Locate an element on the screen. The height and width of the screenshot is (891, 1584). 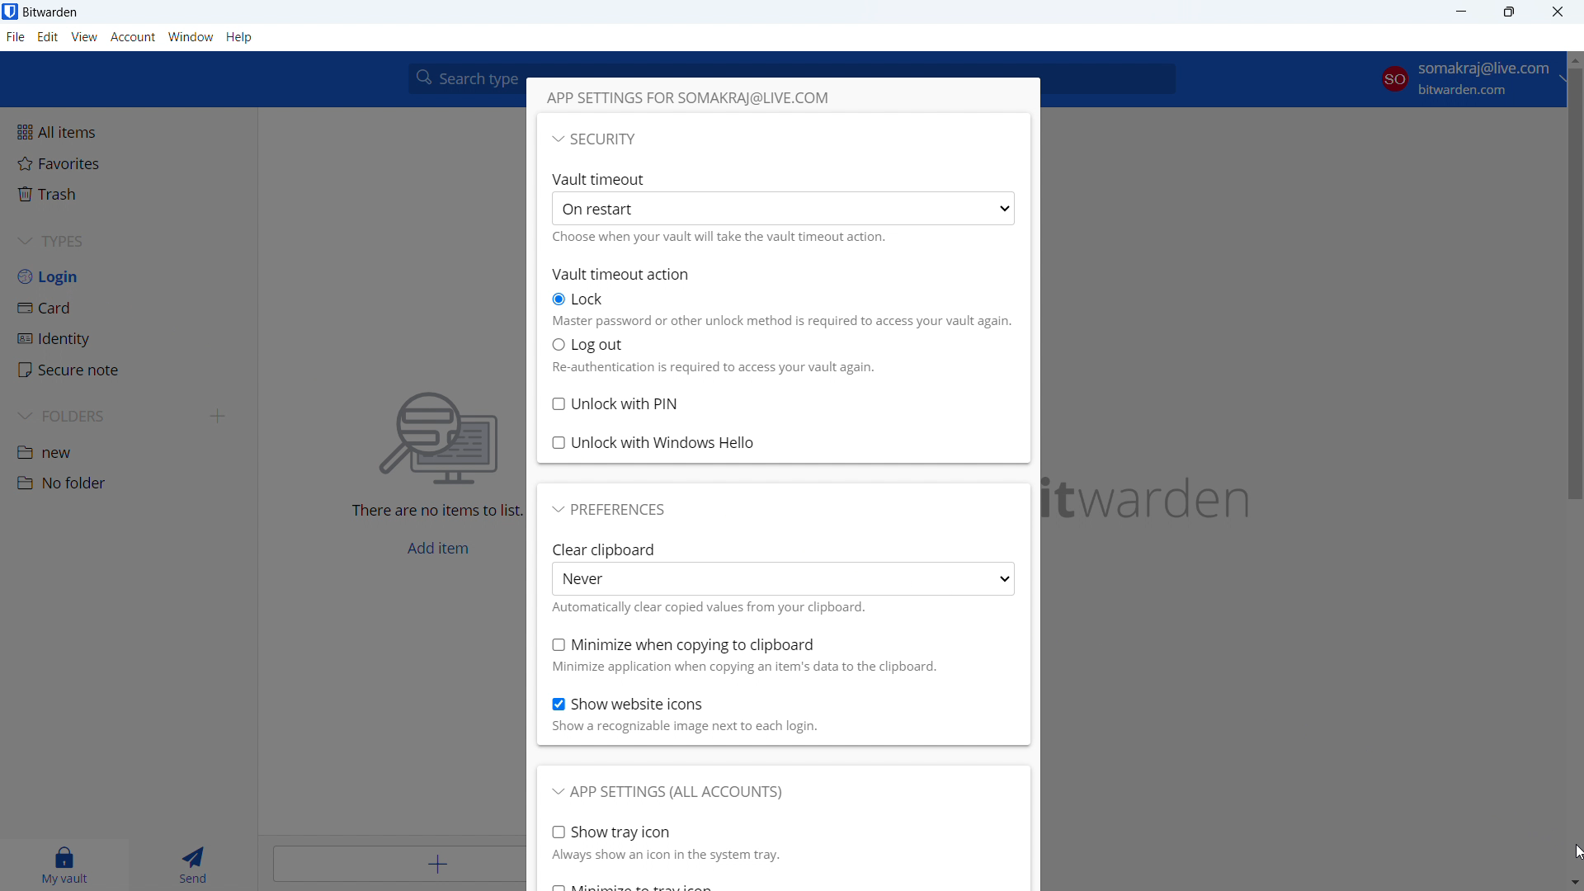
unlock with windows hello is located at coordinates (653, 442).